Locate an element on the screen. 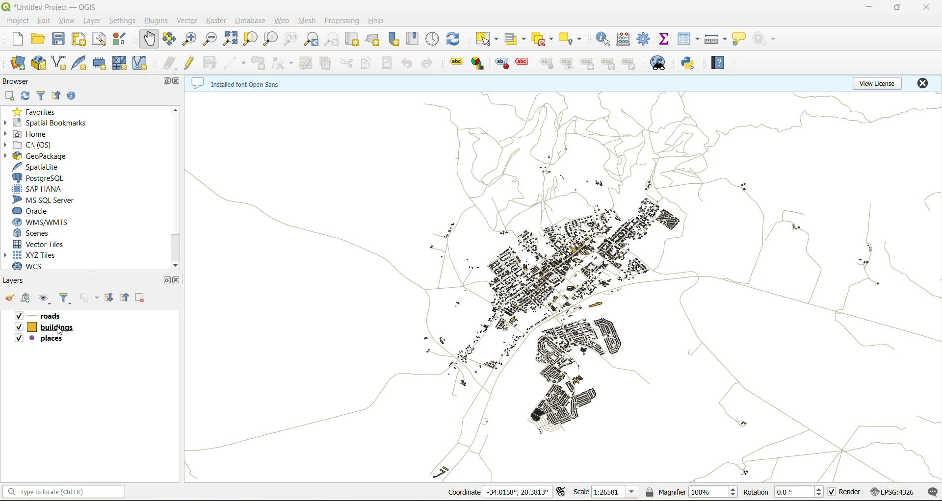  copy is located at coordinates (367, 65).